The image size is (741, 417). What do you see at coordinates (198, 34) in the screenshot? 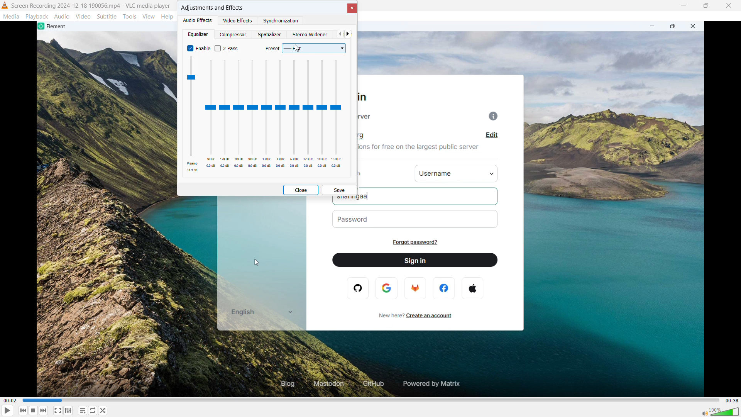
I see `equalizer ` at bounding box center [198, 34].